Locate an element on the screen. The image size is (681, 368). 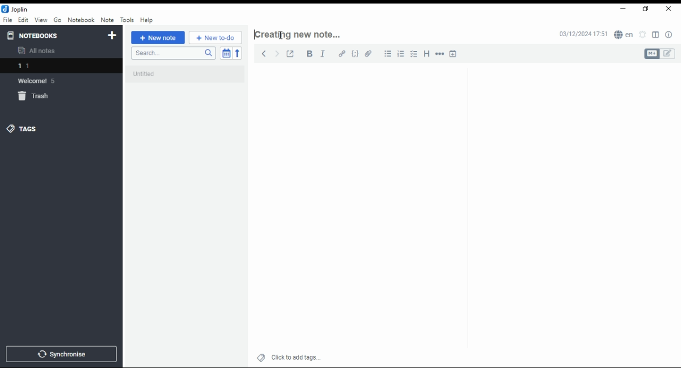
close  is located at coordinates (669, 10).